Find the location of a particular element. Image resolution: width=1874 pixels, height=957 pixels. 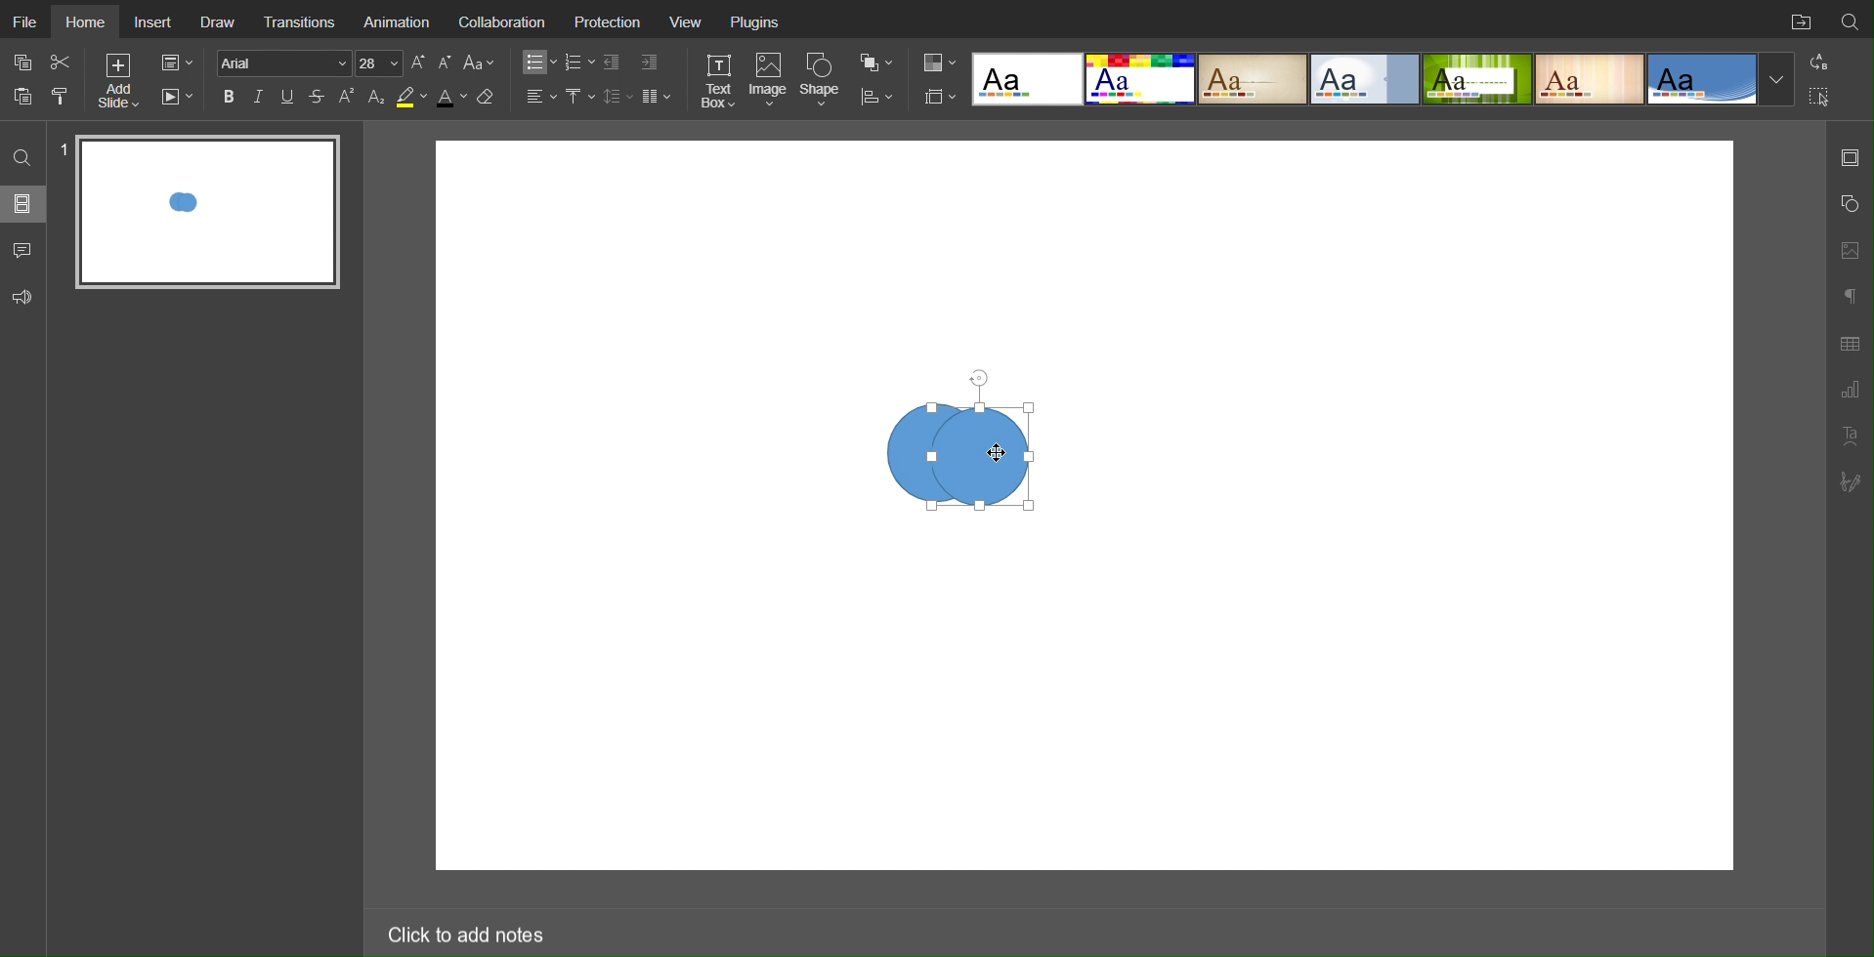

Collaboration is located at coordinates (509, 24).